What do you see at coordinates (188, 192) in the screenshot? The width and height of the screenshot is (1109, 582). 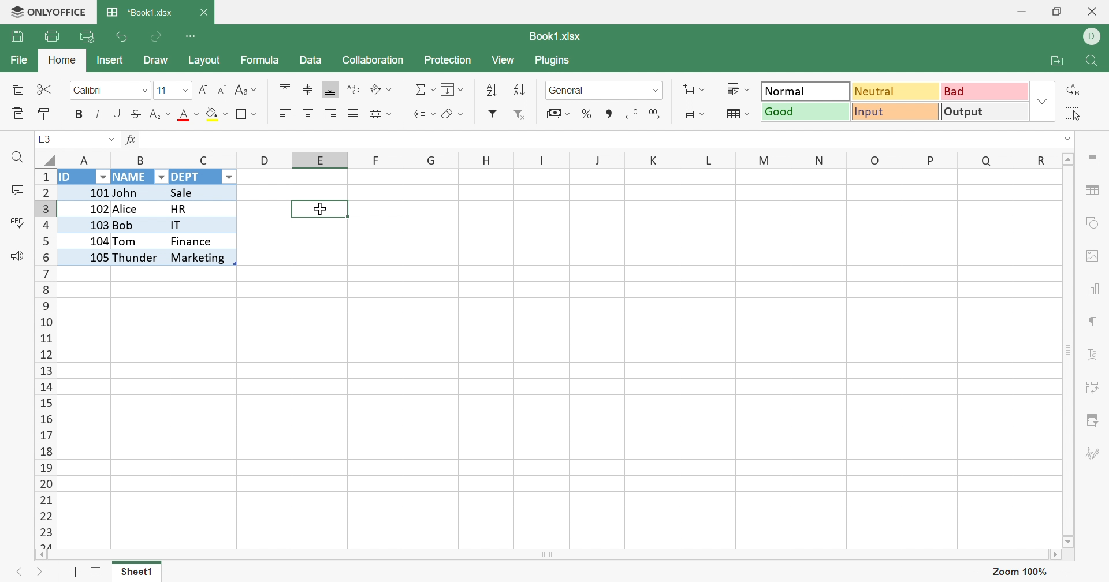 I see `Sale` at bounding box center [188, 192].